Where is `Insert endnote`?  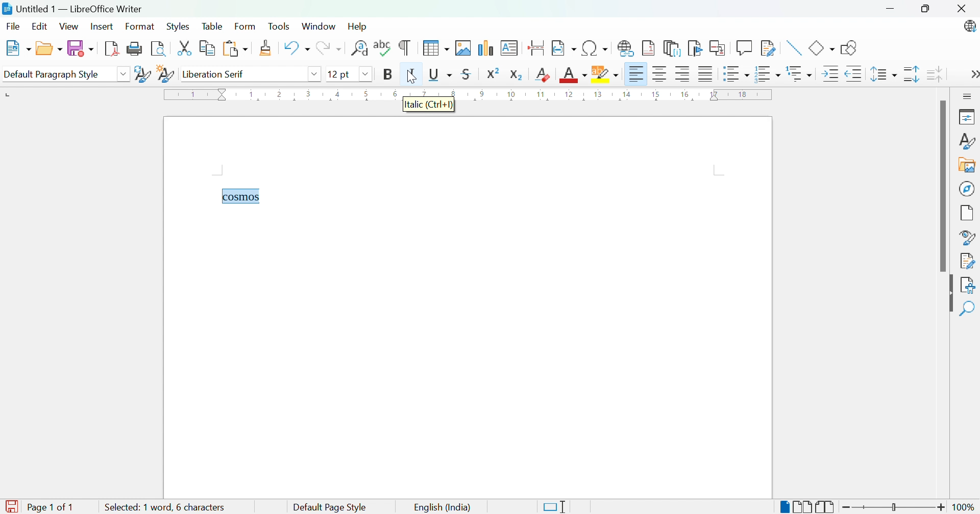 Insert endnote is located at coordinates (673, 49).